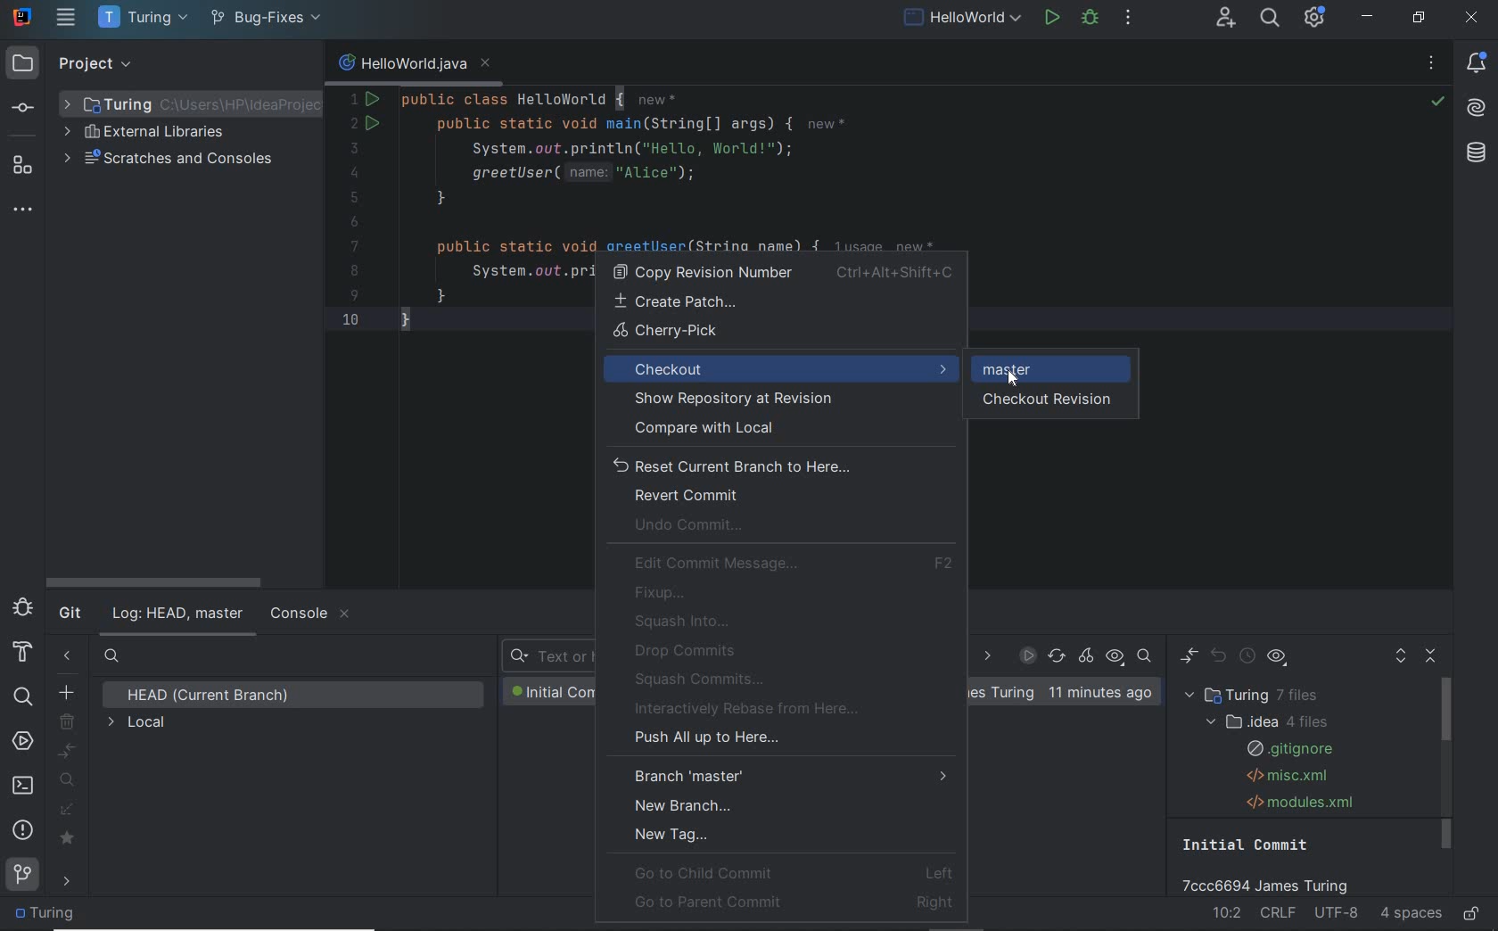  I want to click on project name, so click(140, 18).